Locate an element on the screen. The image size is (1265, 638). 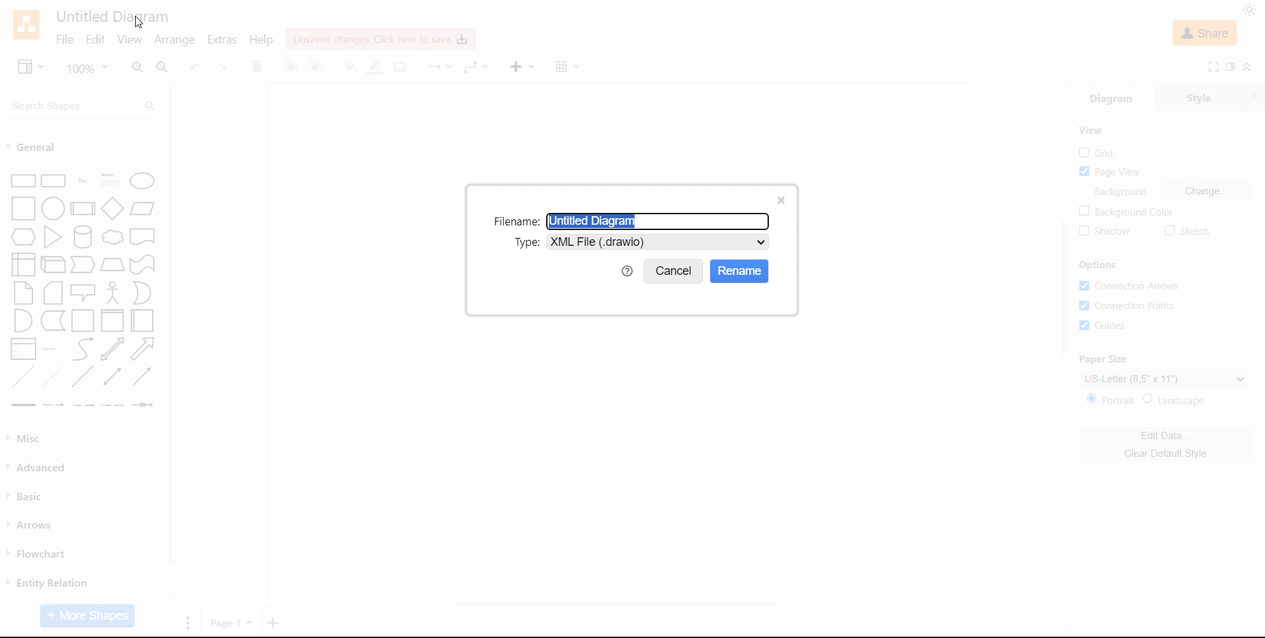
connection arrows  is located at coordinates (1129, 286).